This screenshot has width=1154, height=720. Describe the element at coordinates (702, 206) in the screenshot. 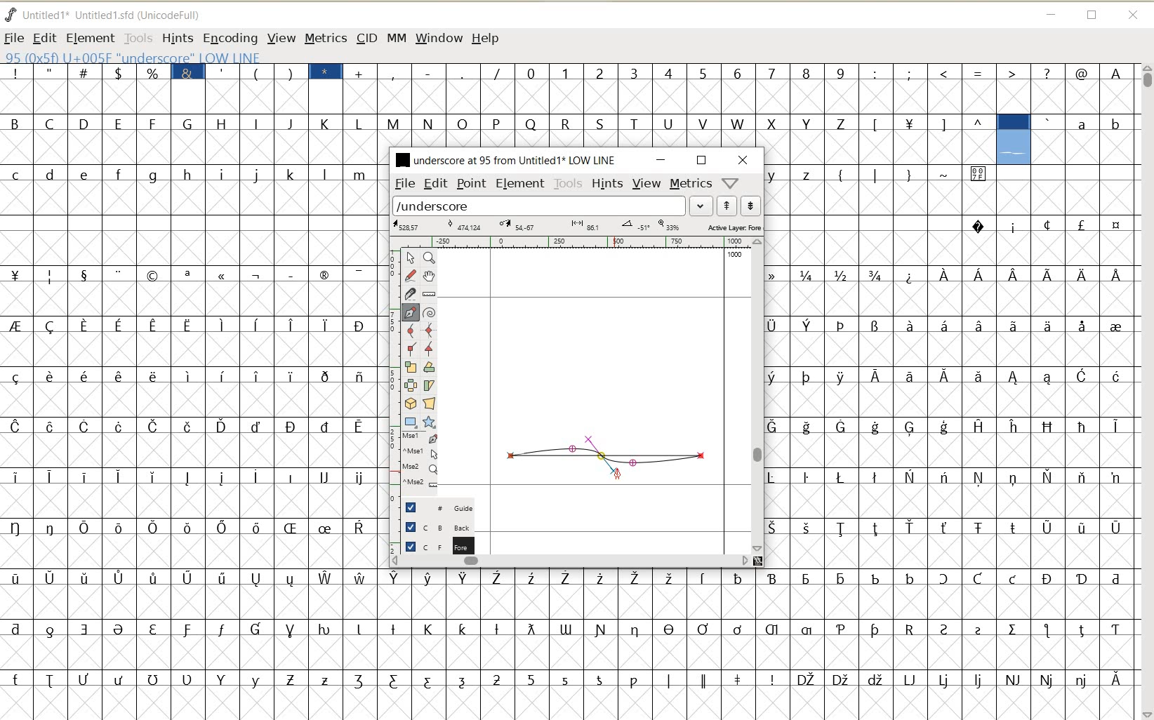

I see `EXPAND` at that location.